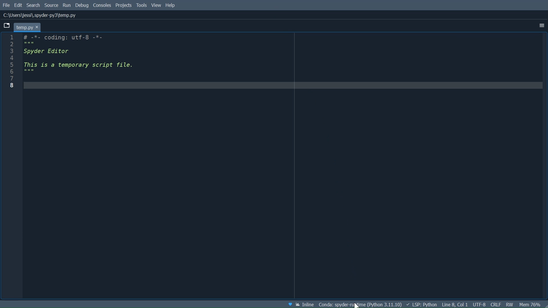 The image size is (548, 308). I want to click on Edit, so click(18, 5).